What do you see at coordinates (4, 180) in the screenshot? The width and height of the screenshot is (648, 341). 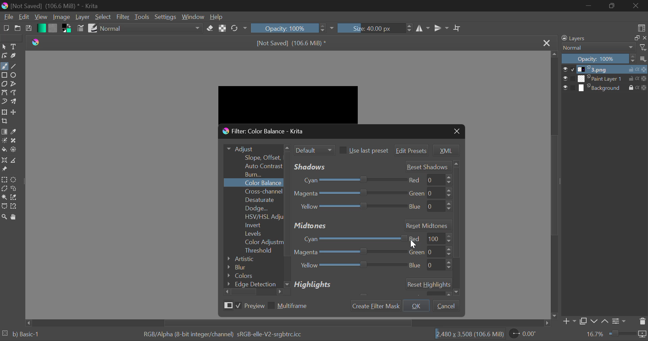 I see `Rectangle Selection` at bounding box center [4, 180].